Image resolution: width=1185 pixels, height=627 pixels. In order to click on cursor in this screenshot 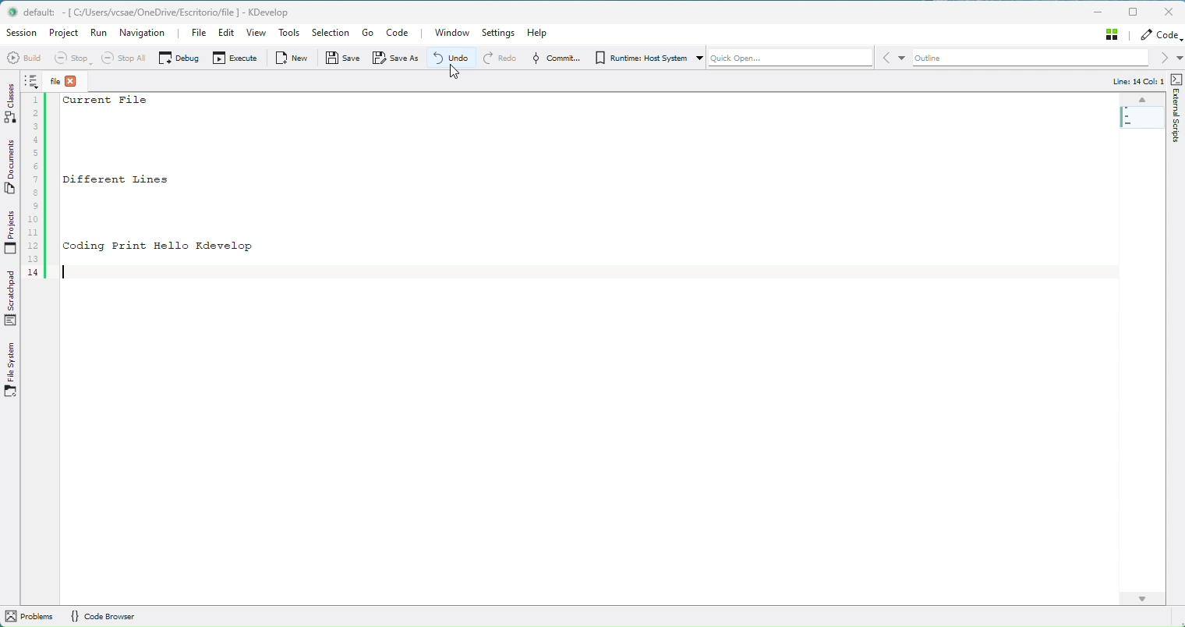, I will do `click(455, 75)`.